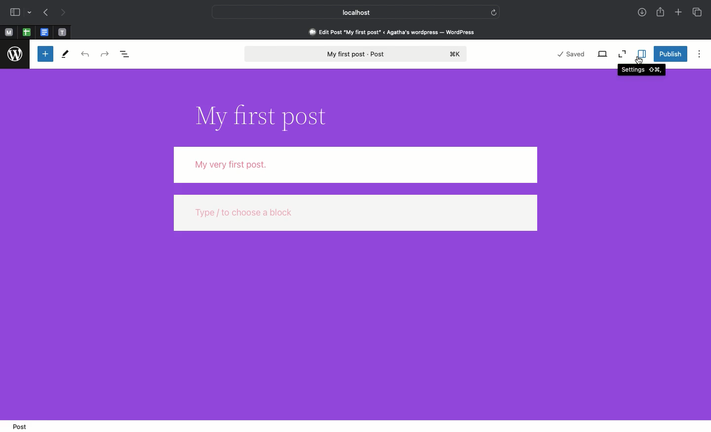 This screenshot has height=432, width=711. I want to click on Document overview, so click(127, 53).